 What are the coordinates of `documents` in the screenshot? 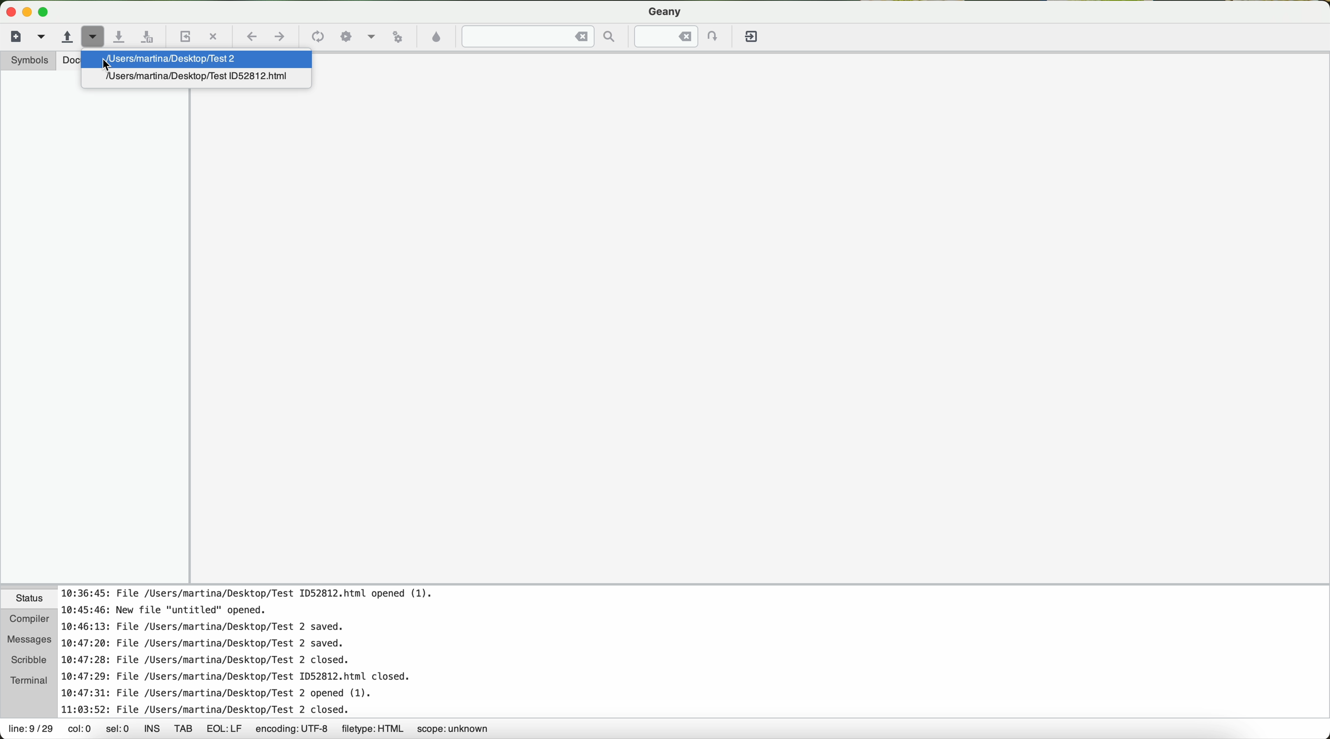 It's located at (71, 61).